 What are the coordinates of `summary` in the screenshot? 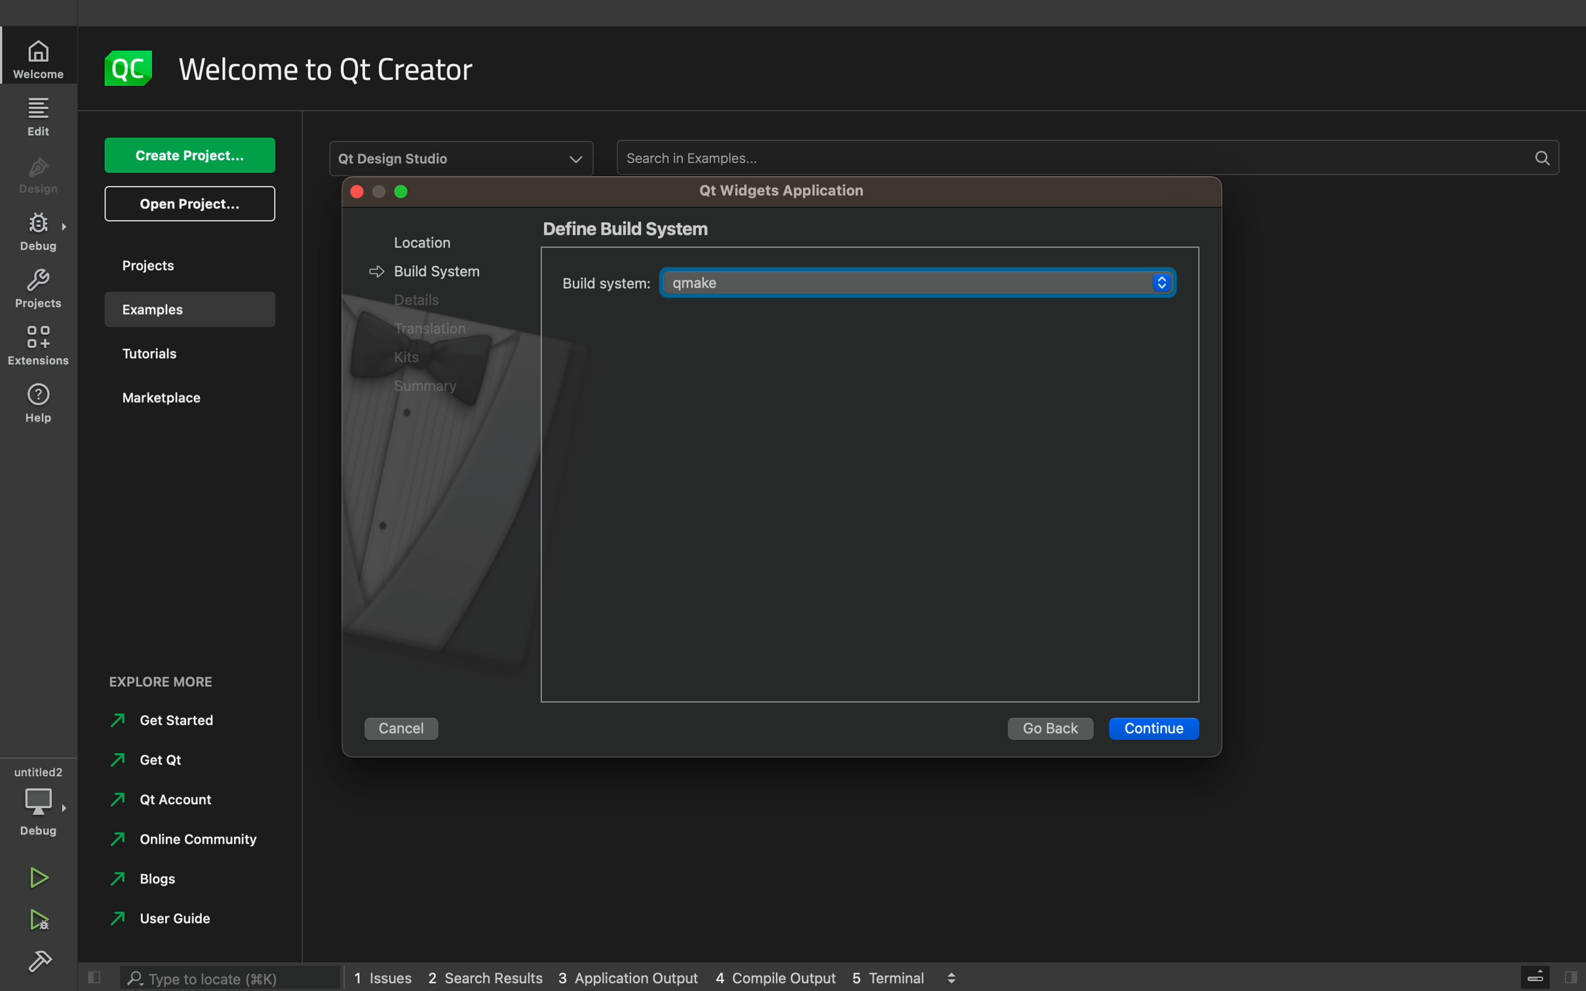 It's located at (435, 387).